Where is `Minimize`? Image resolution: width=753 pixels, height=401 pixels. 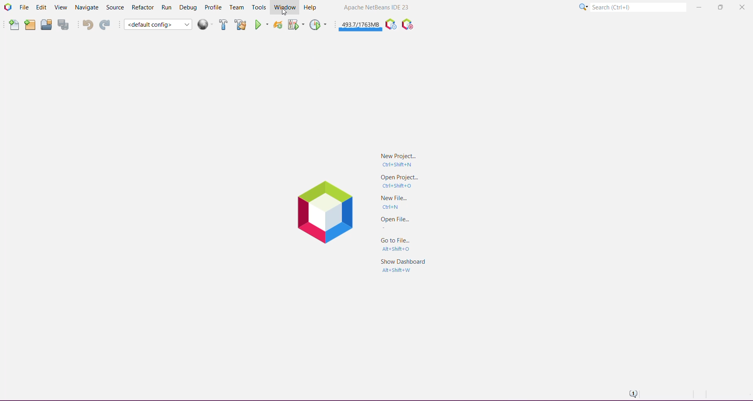 Minimize is located at coordinates (698, 8).